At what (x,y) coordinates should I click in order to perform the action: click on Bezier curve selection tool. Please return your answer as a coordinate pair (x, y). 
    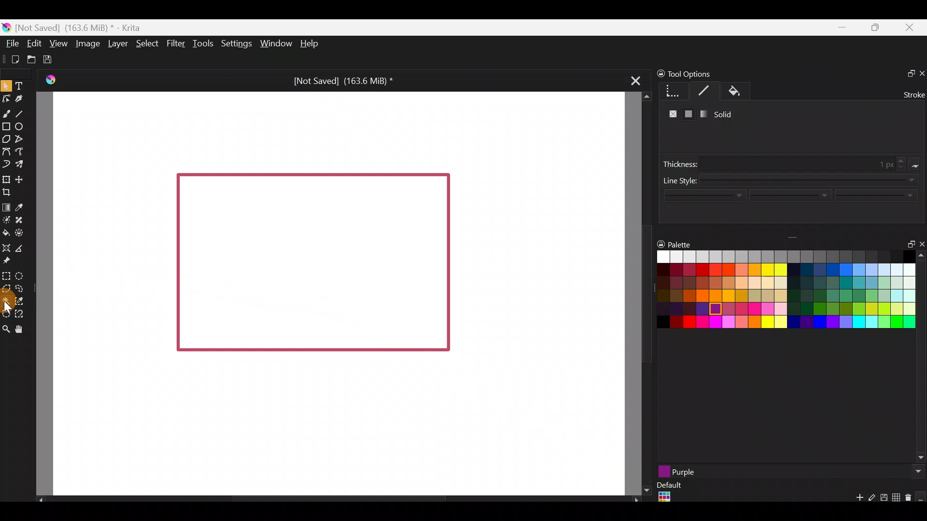
    Looking at the image, I should click on (6, 315).